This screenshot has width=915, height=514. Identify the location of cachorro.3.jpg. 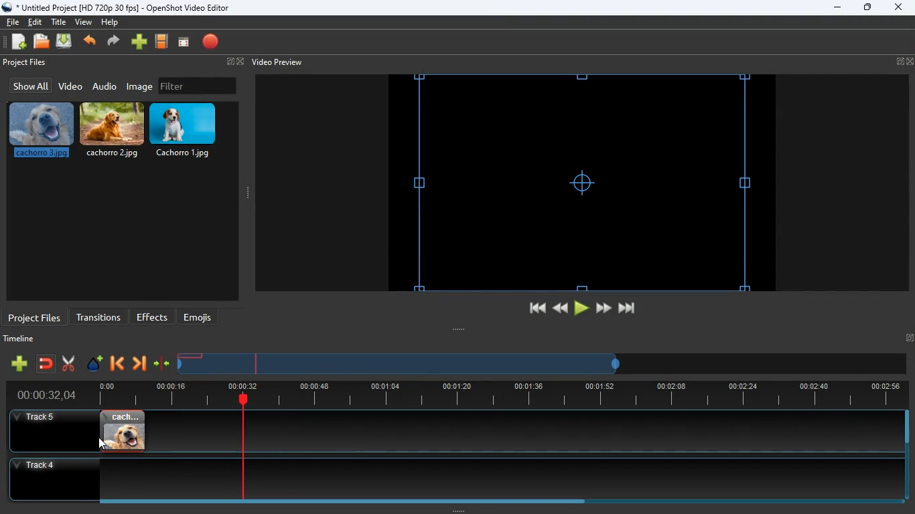
(40, 130).